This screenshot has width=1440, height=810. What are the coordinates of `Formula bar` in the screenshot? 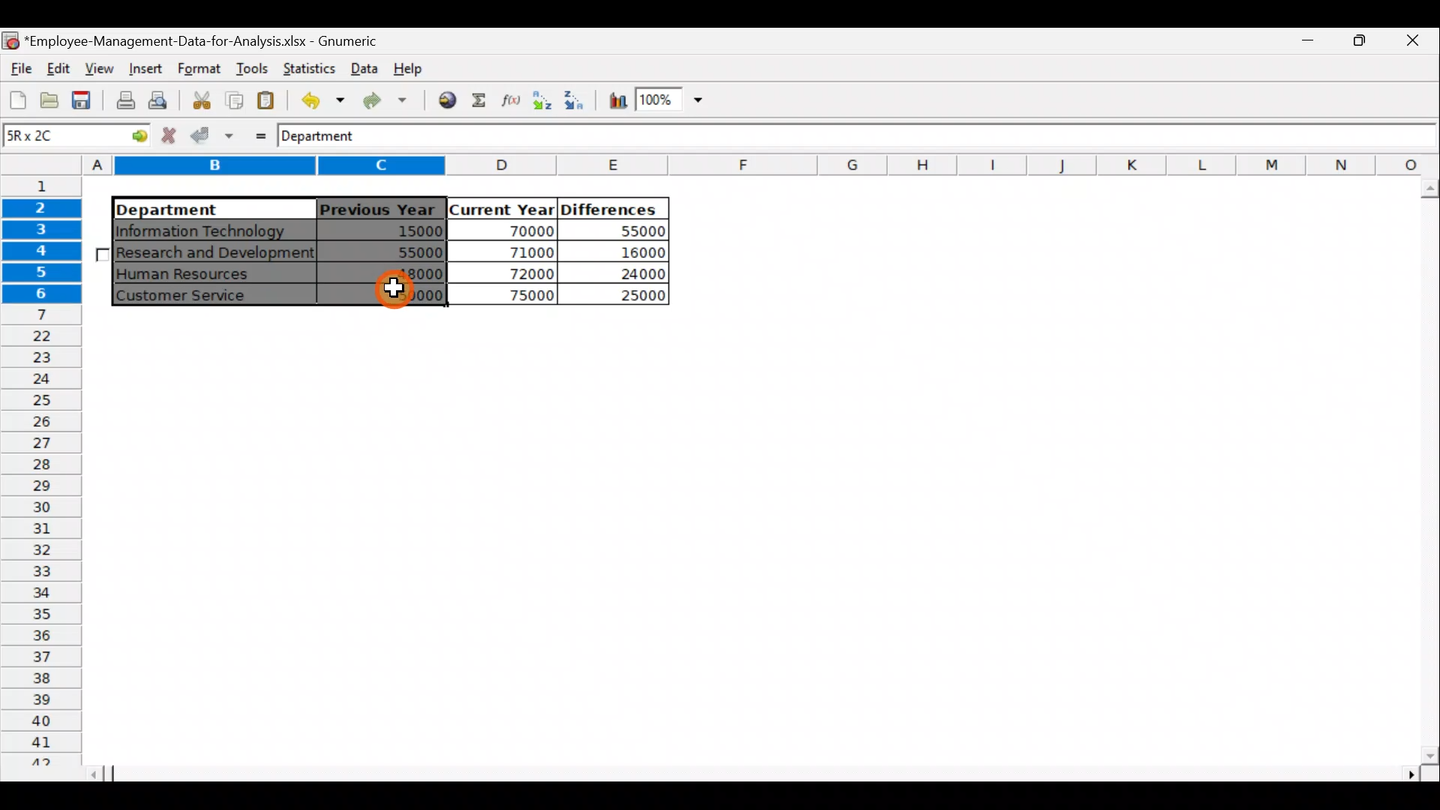 It's located at (916, 139).